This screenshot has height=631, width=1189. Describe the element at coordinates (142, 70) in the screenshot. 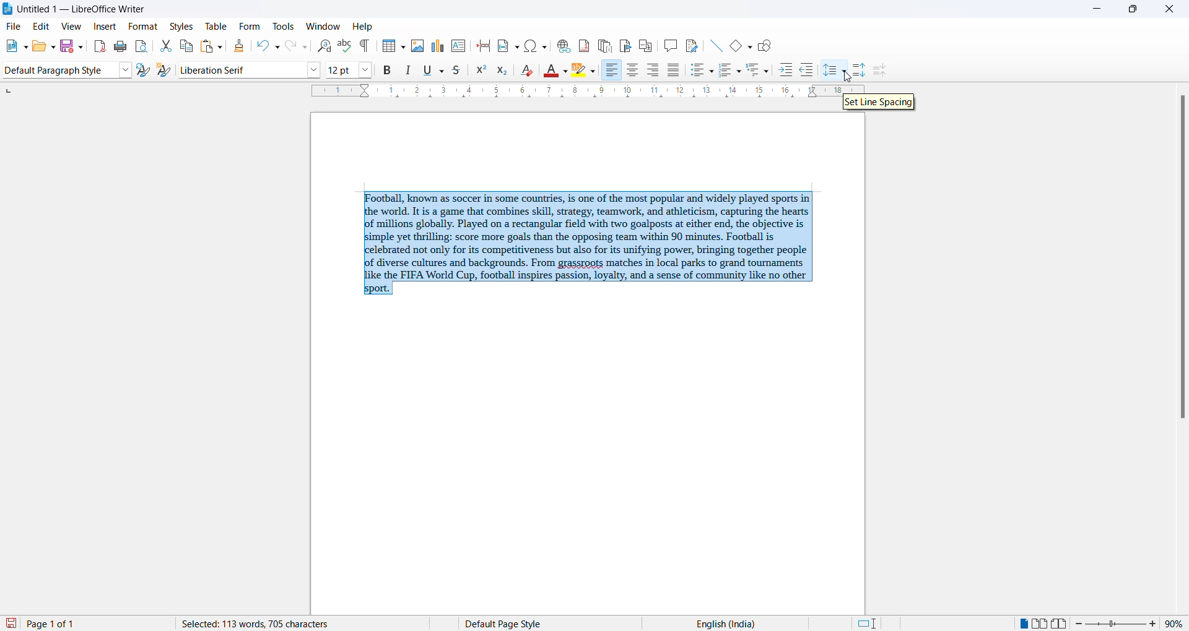

I see `update selected style` at that location.